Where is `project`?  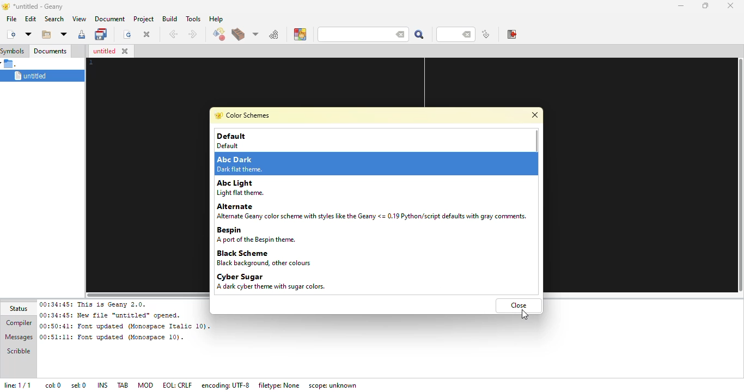
project is located at coordinates (143, 19).